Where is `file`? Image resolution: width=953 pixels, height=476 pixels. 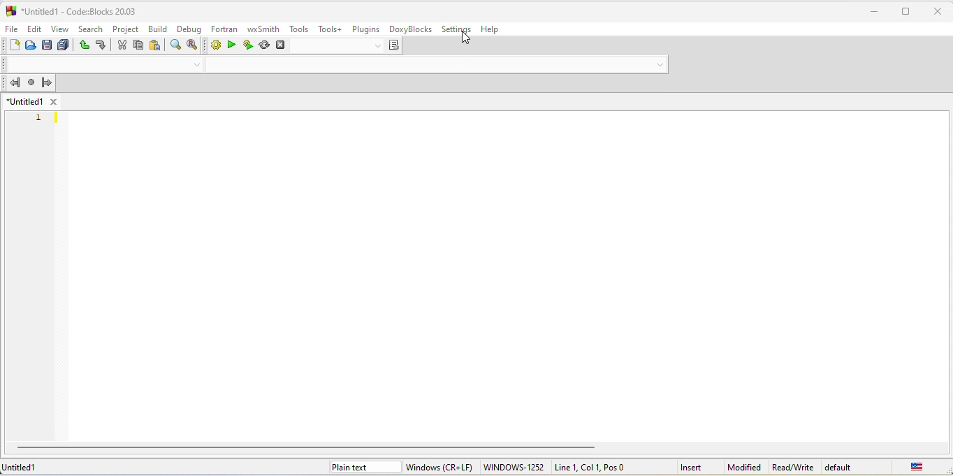
file is located at coordinates (10, 29).